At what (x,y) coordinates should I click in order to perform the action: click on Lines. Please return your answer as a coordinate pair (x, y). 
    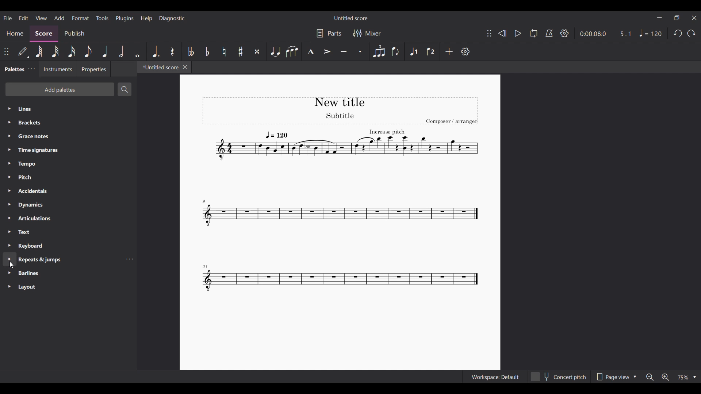
    Looking at the image, I should click on (69, 109).